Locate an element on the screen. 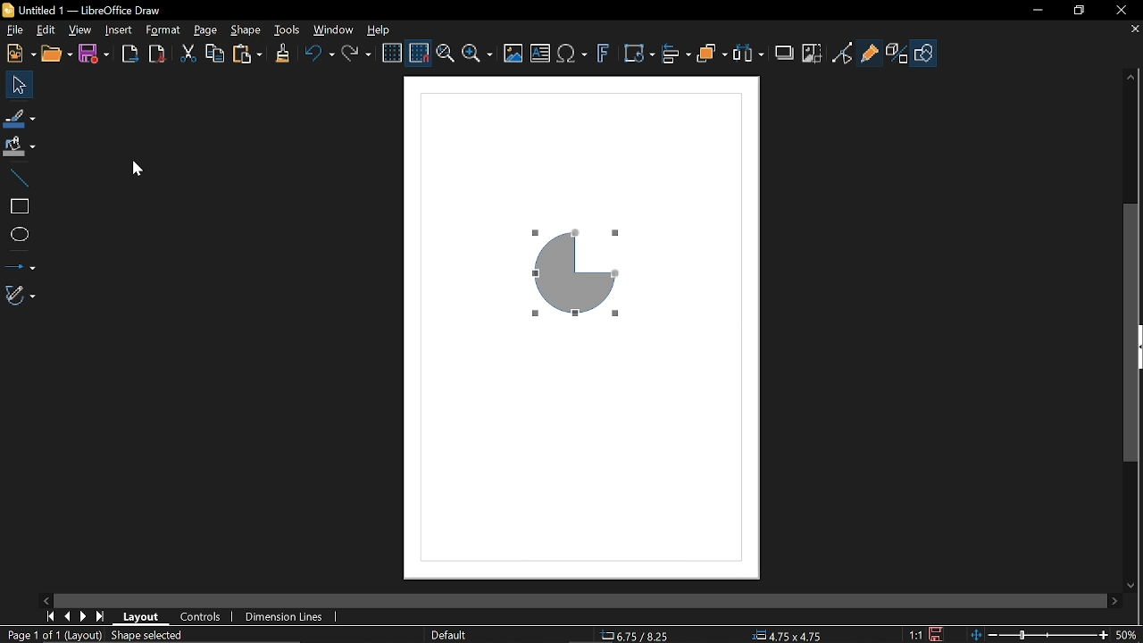  Close tab is located at coordinates (1134, 30).